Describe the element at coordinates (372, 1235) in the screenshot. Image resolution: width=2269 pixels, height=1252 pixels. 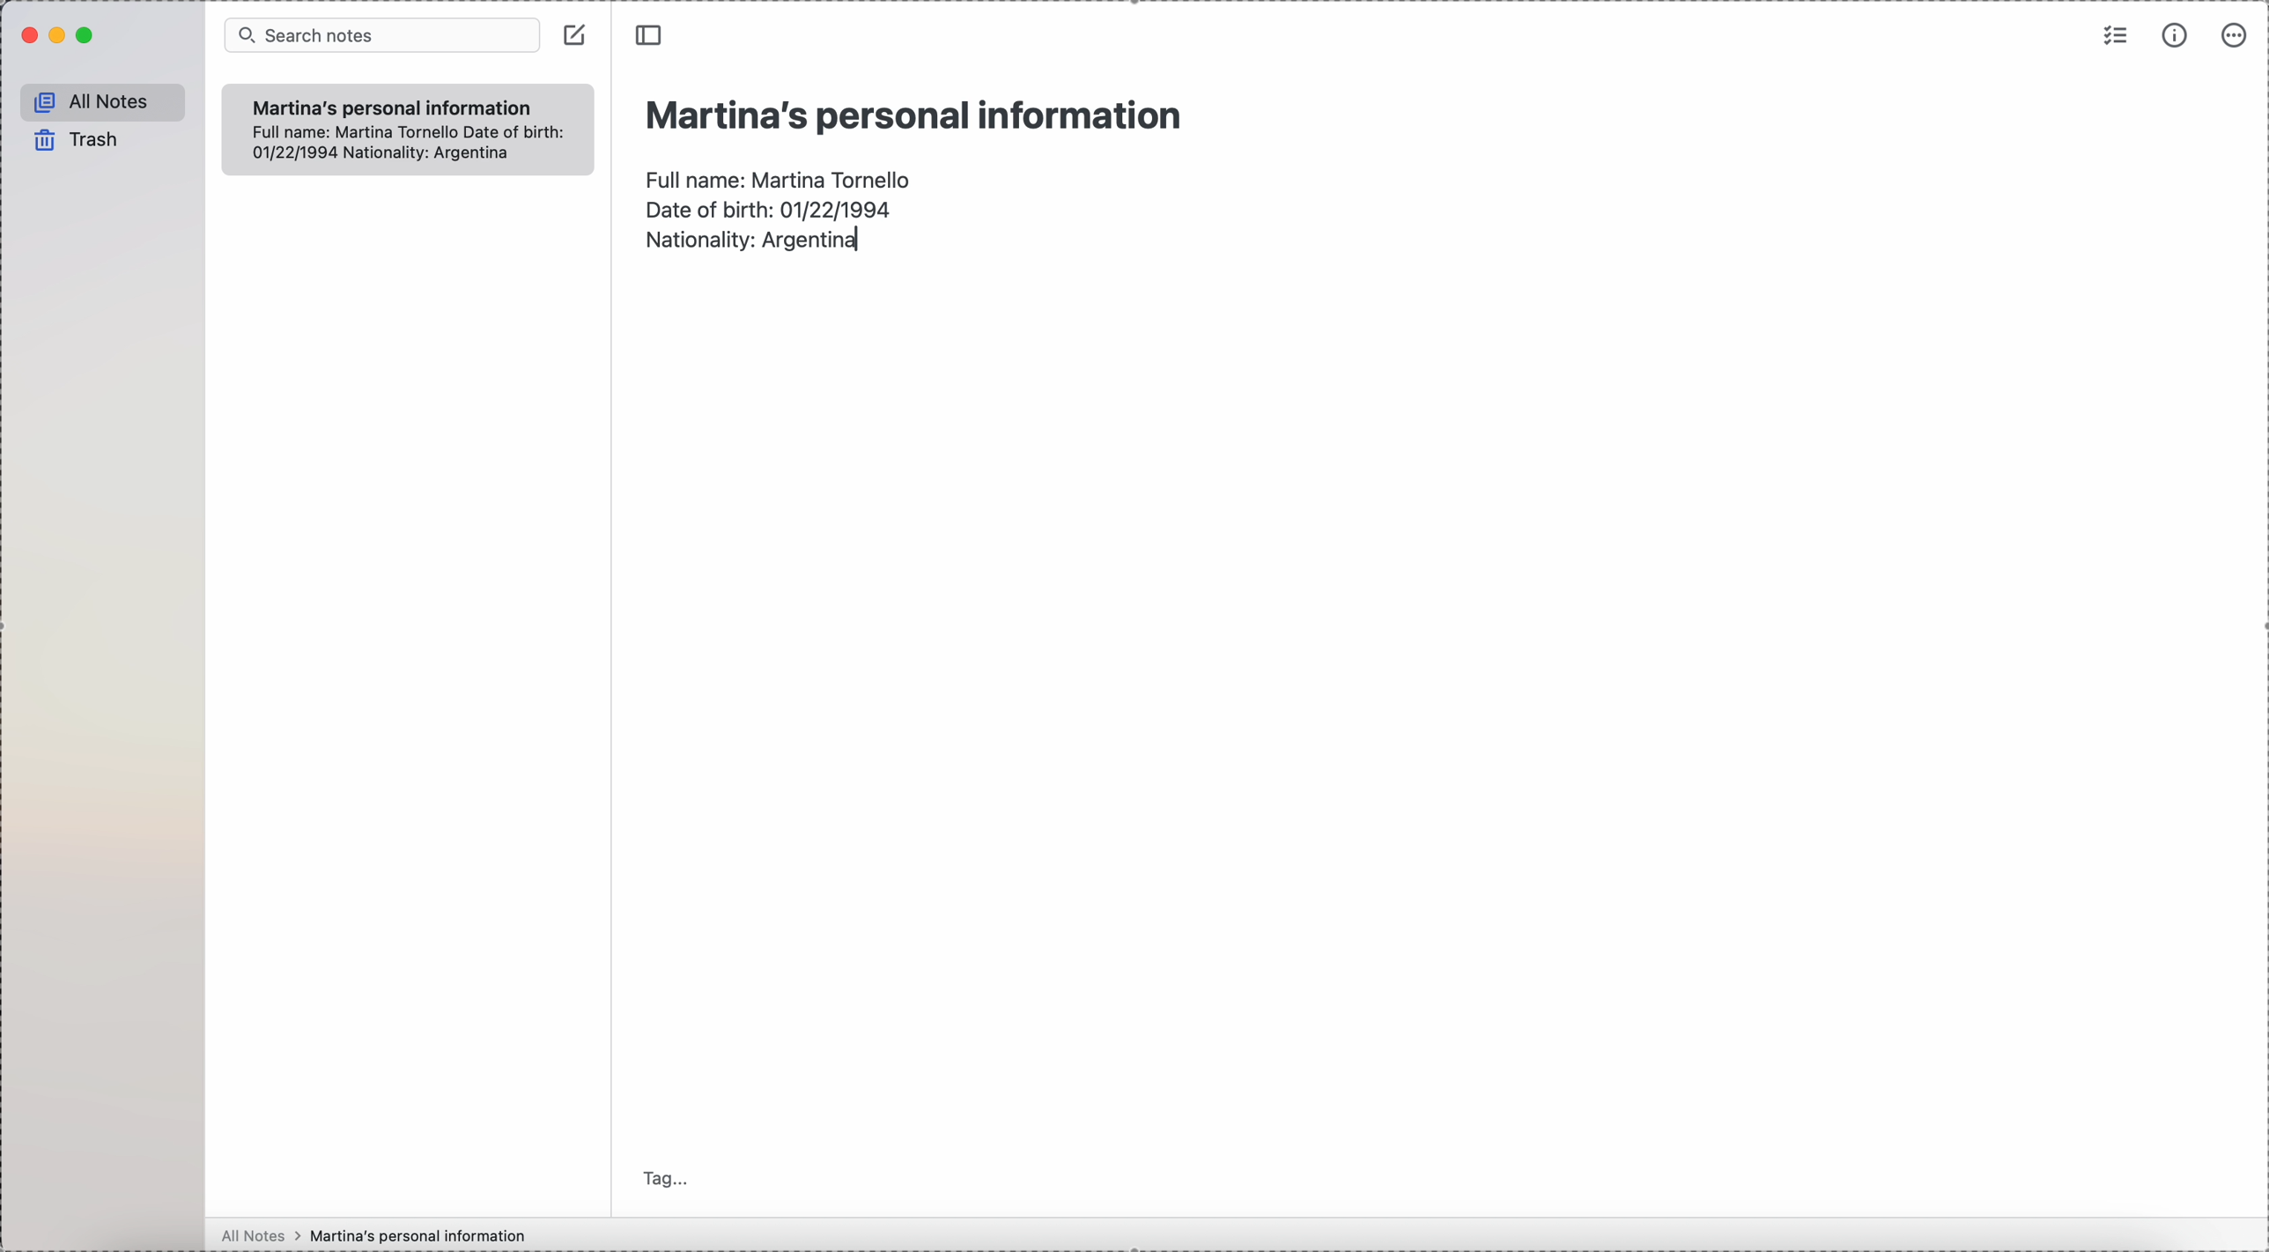
I see `all notes > Martina's personal information` at that location.